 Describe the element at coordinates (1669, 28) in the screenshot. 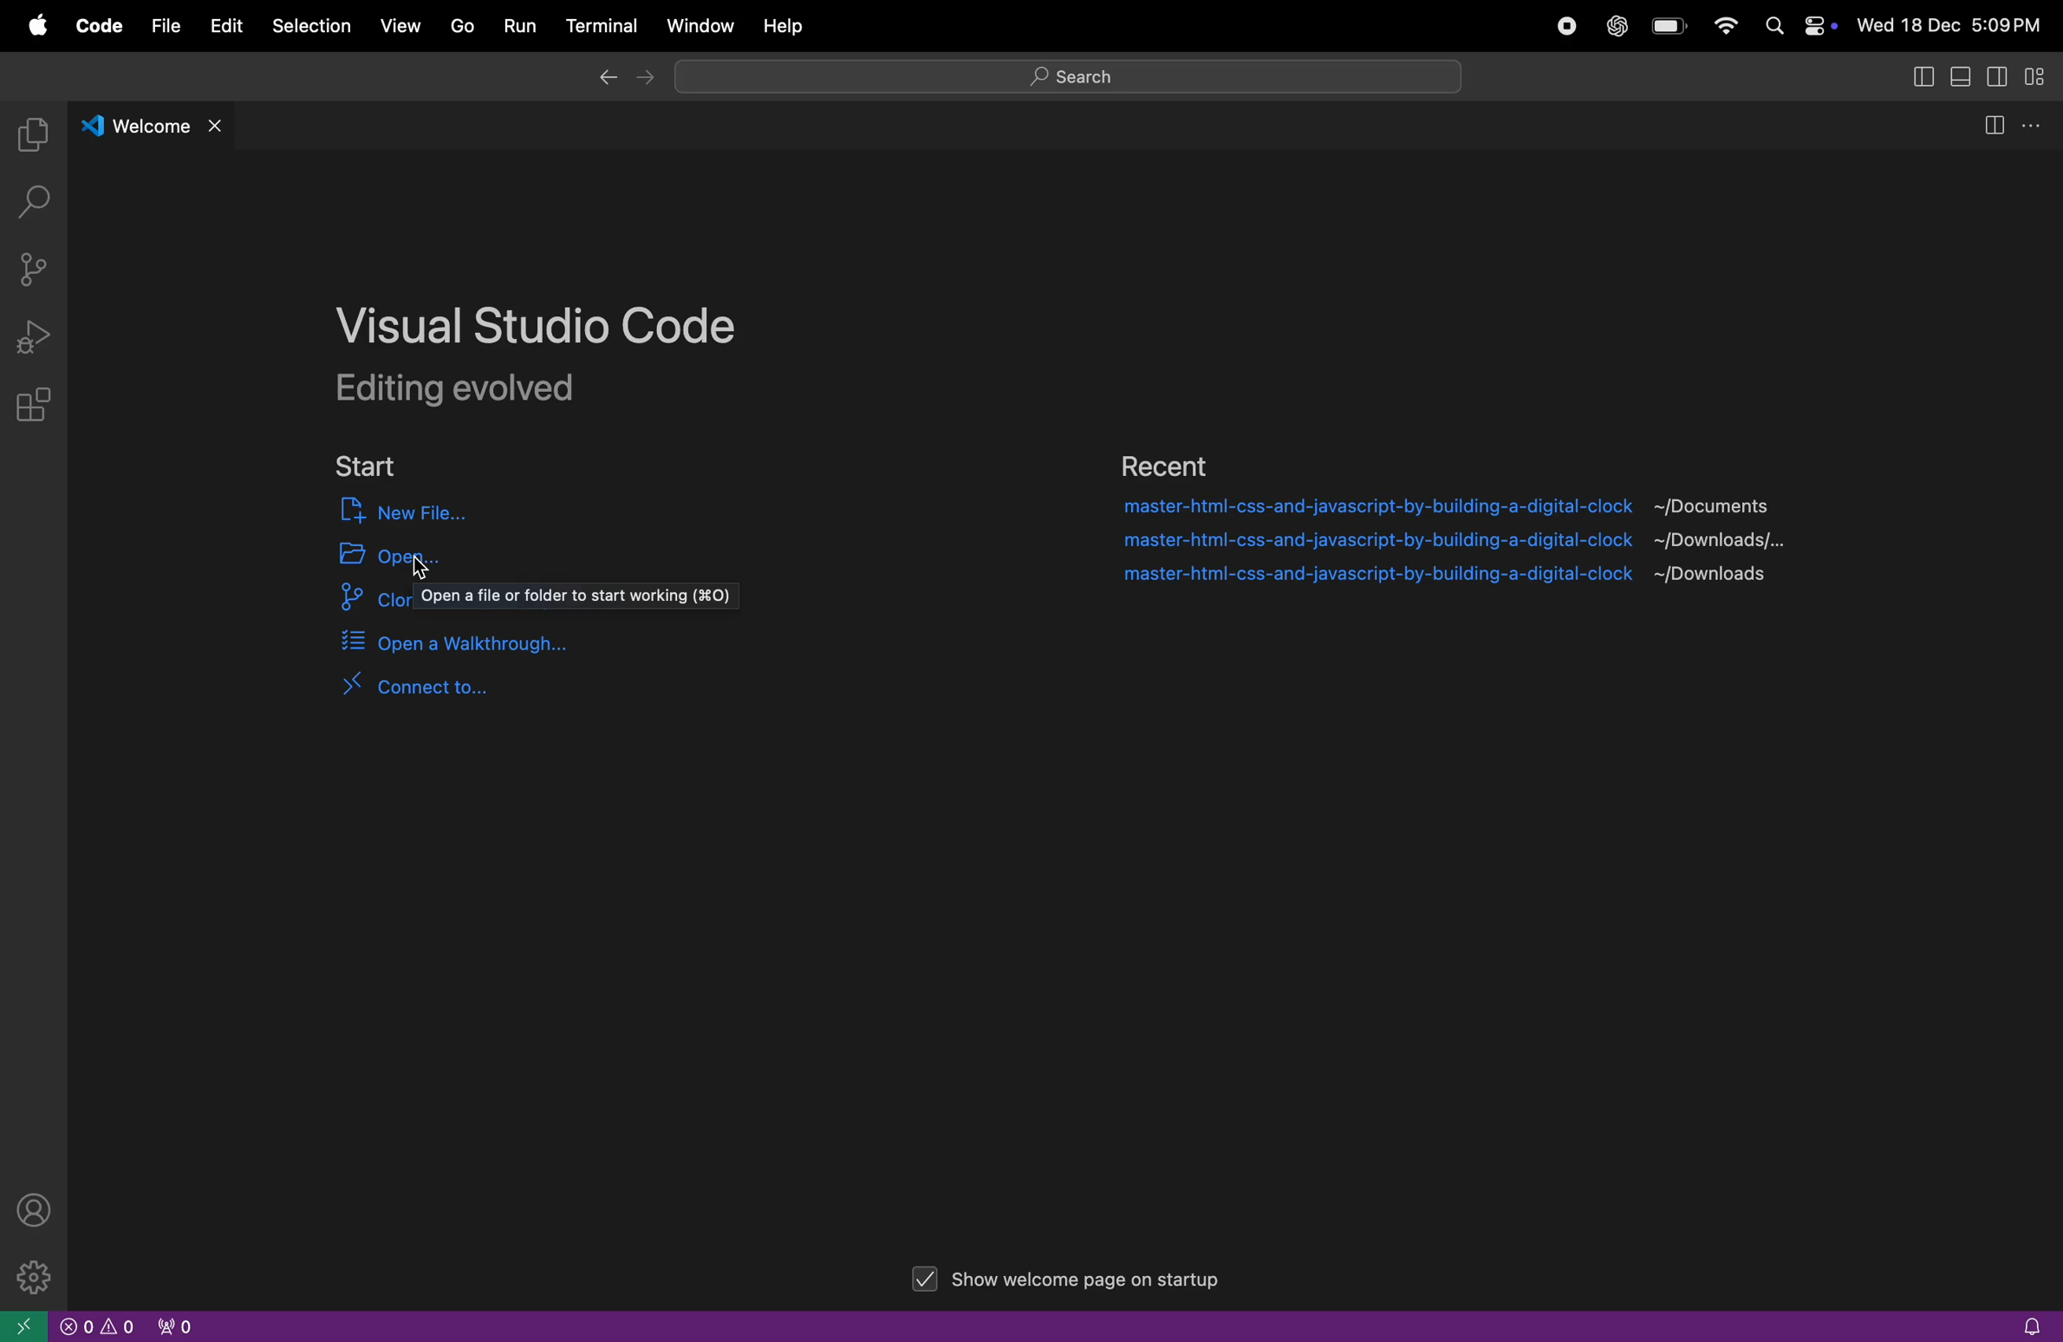

I see `battery` at that location.